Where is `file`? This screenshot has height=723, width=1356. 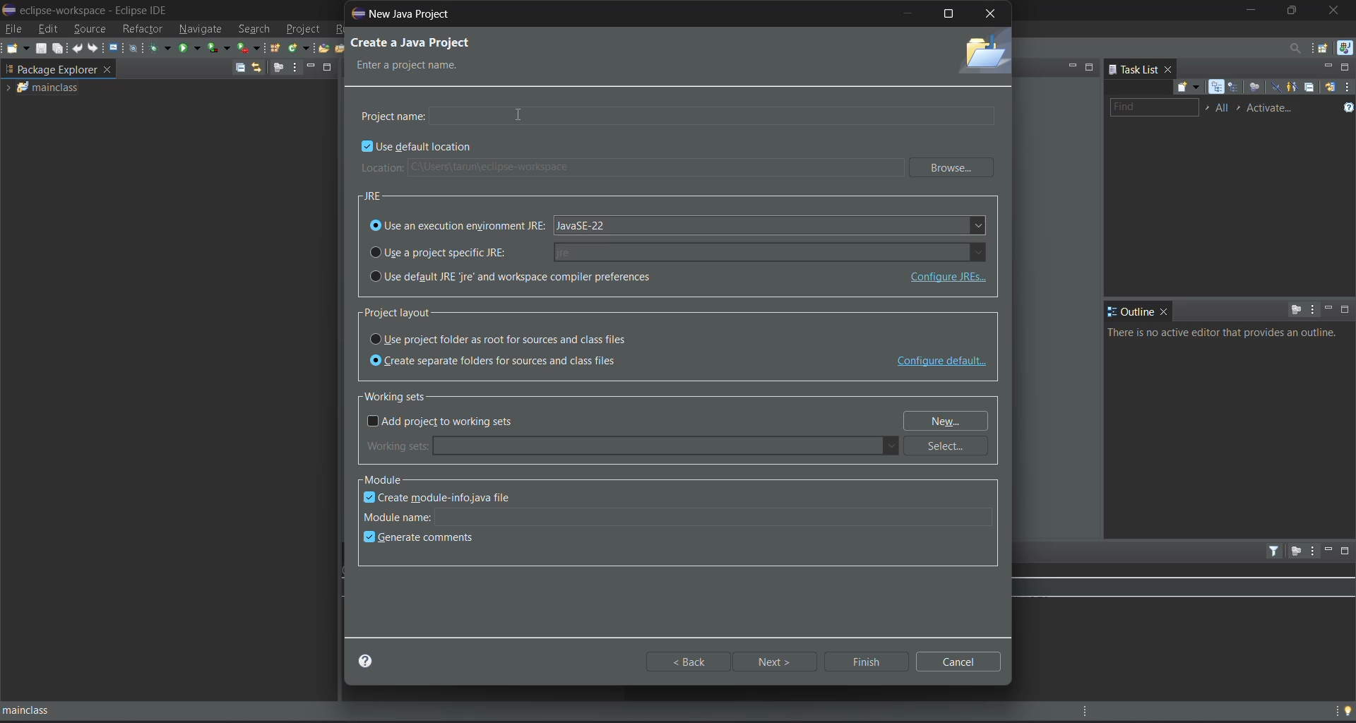
file is located at coordinates (14, 28).